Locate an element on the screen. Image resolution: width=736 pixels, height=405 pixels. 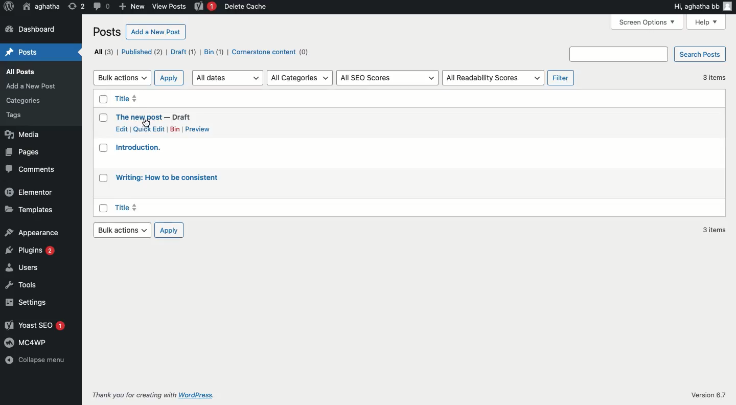
Preview is located at coordinates (199, 129).